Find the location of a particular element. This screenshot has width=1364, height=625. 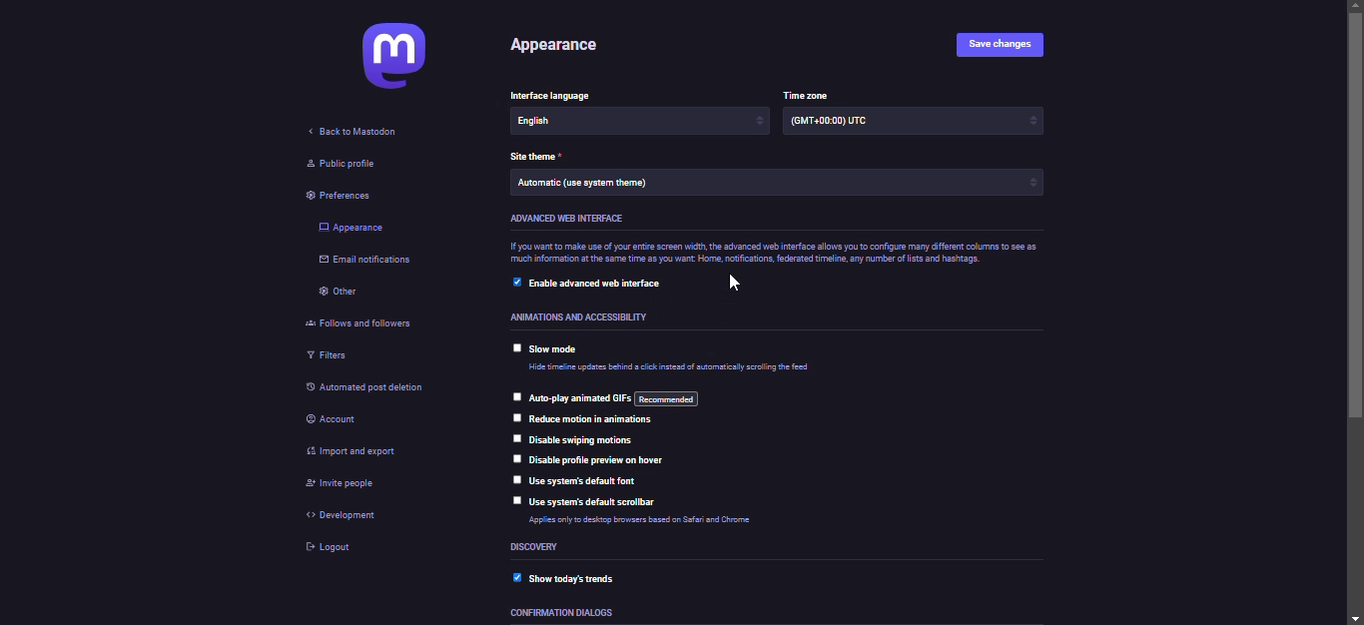

email notifications is located at coordinates (377, 260).